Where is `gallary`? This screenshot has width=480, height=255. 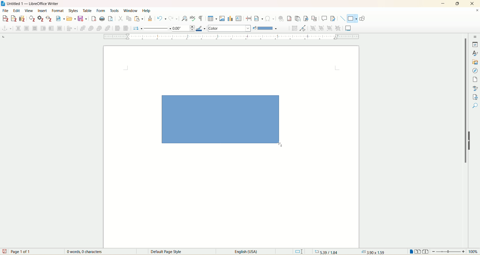 gallary is located at coordinates (475, 62).